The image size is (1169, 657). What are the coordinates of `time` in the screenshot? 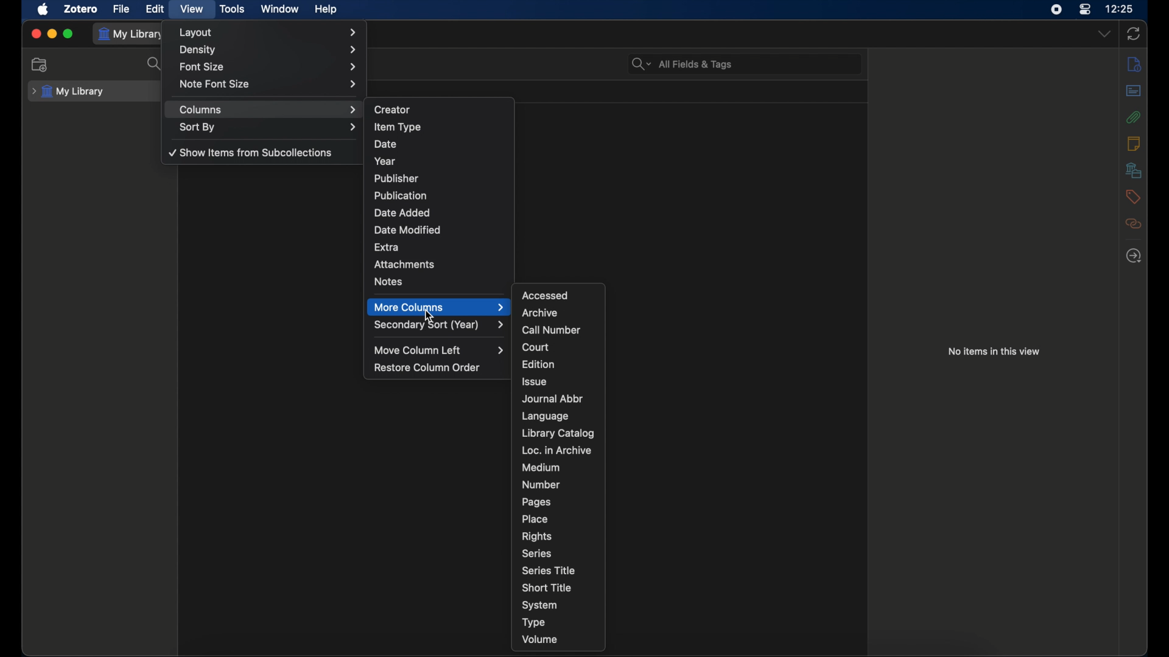 It's located at (1120, 9).